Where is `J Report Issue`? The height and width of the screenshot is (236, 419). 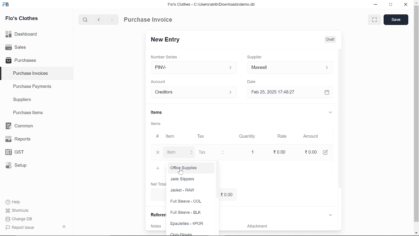
J Report Issue is located at coordinates (19, 227).